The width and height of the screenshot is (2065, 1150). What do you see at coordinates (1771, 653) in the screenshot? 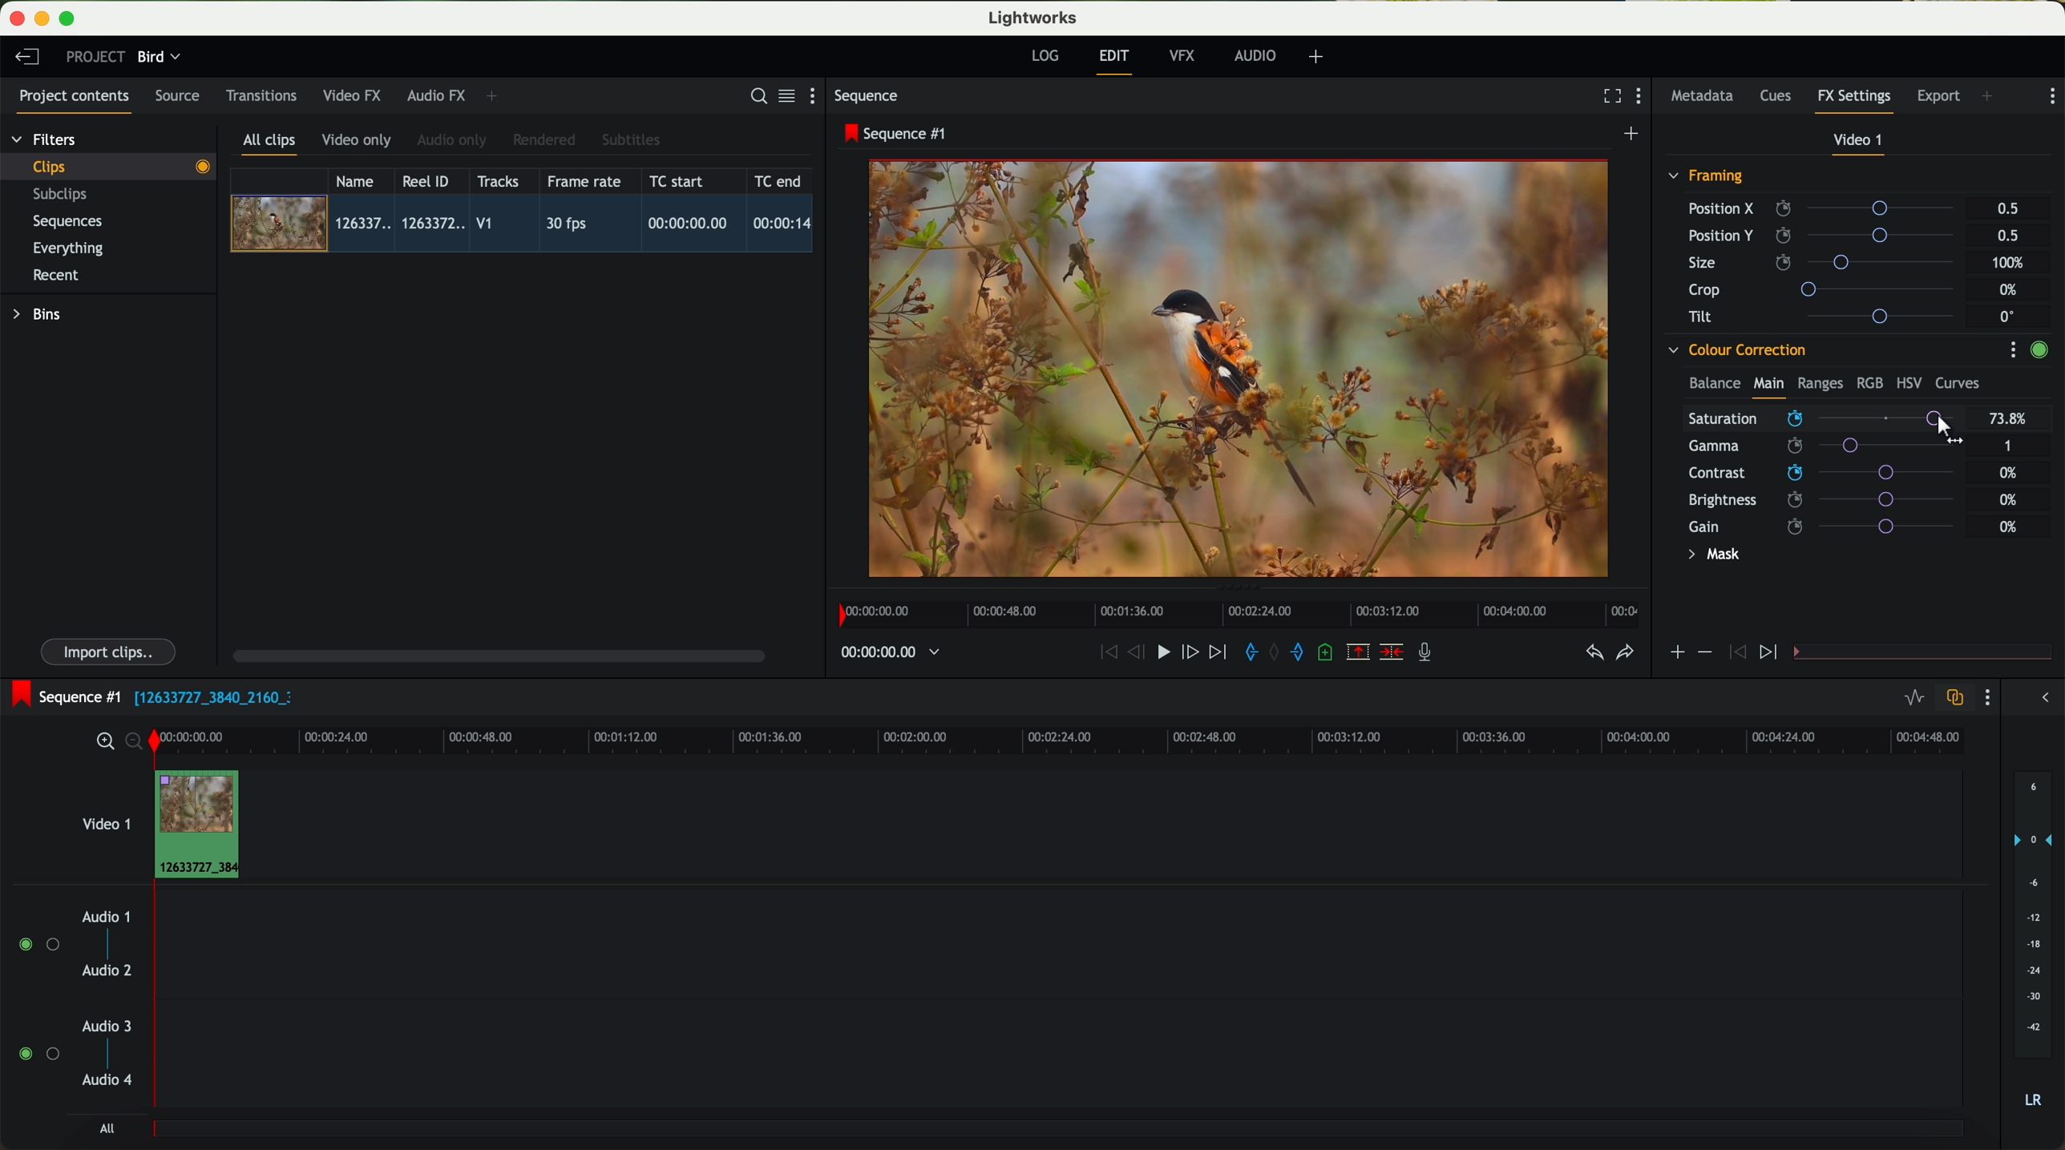
I see `icon` at bounding box center [1771, 653].